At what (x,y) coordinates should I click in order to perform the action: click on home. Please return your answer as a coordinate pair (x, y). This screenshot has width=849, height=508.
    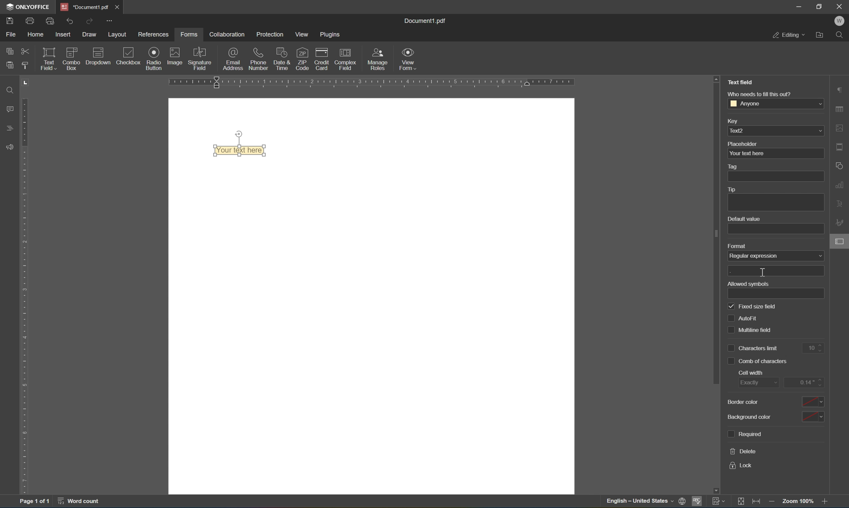
    Looking at the image, I should click on (36, 34).